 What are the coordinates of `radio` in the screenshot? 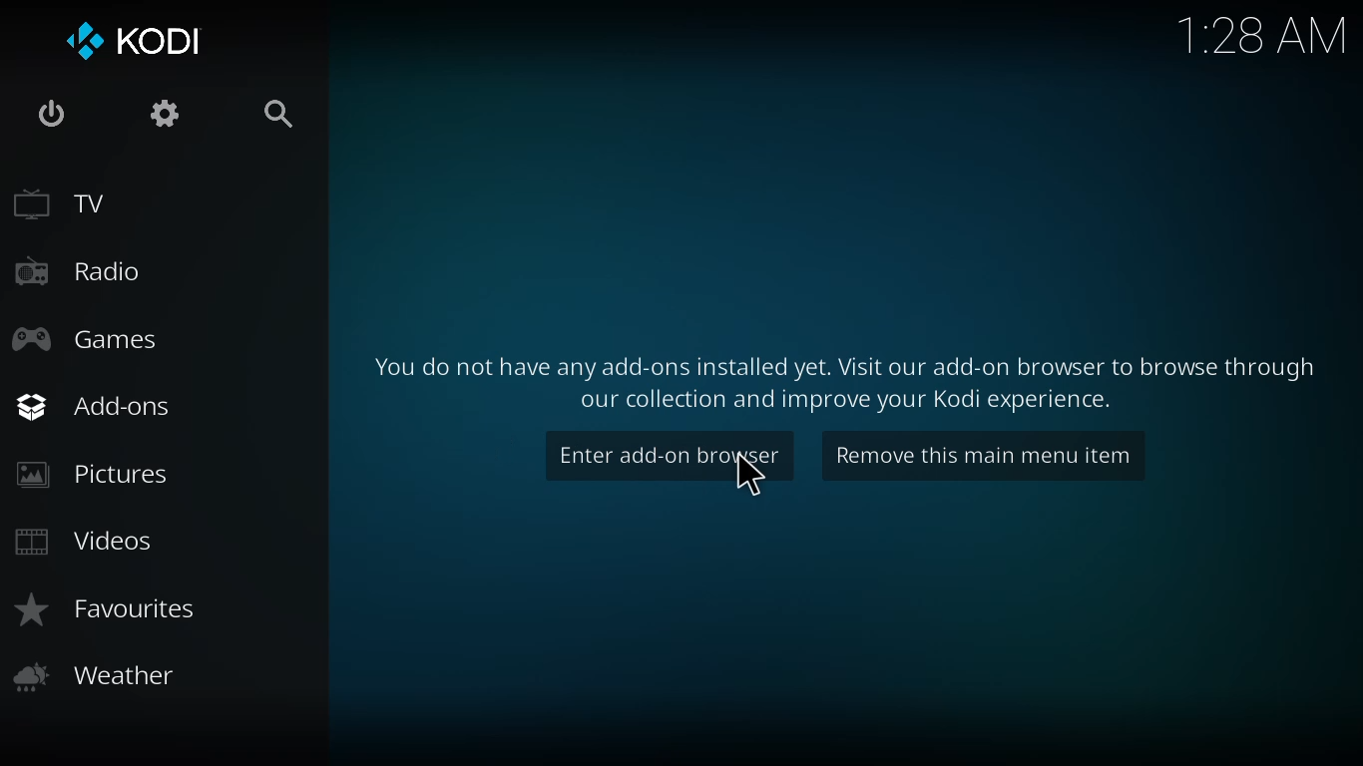 It's located at (79, 268).